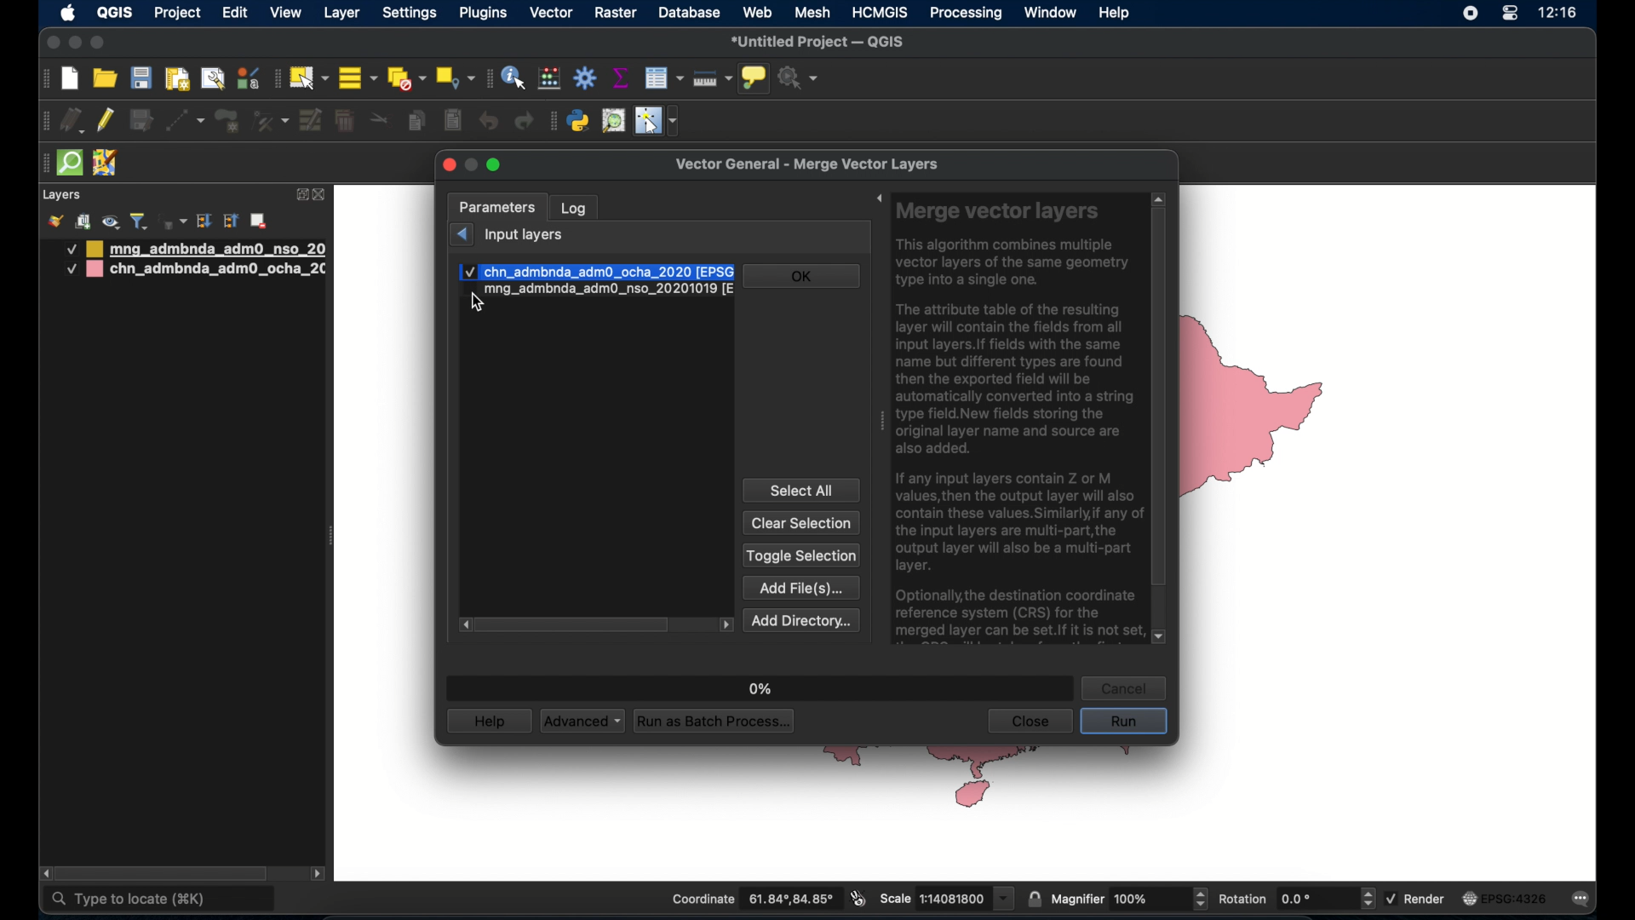 The image size is (1635, 920). Describe the element at coordinates (527, 236) in the screenshot. I see `input layers` at that location.